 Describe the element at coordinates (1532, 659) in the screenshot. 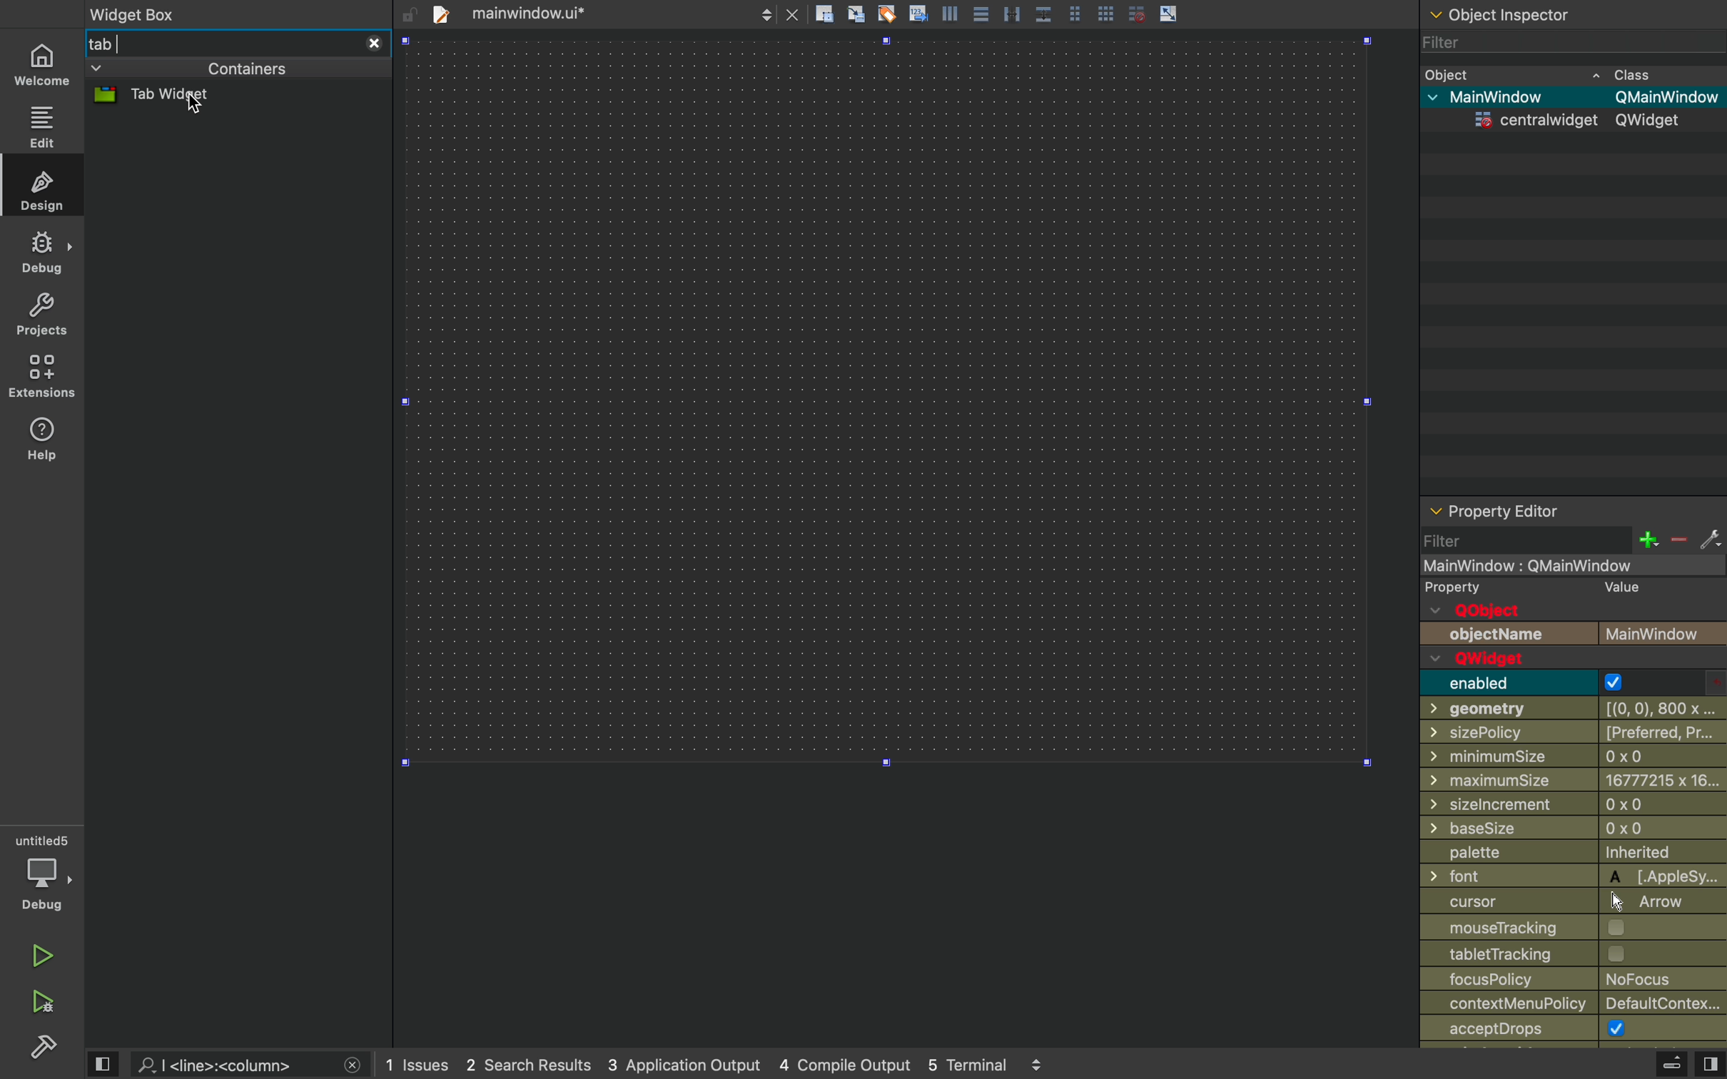

I see `qwidget` at that location.